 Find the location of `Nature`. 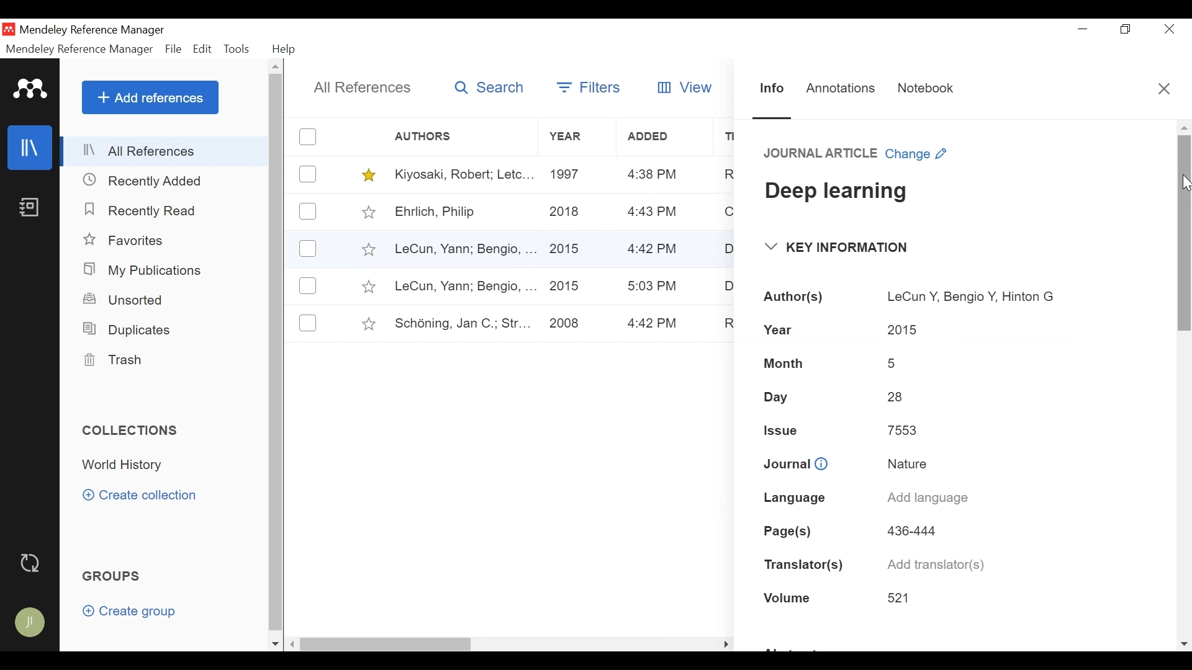

Nature is located at coordinates (905, 462).